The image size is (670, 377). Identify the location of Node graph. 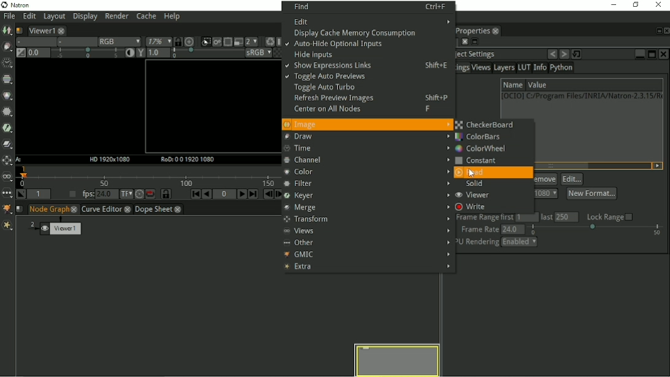
(54, 209).